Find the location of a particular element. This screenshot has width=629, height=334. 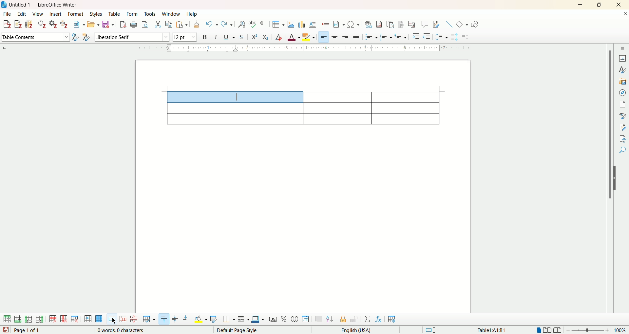

sum is located at coordinates (367, 318).